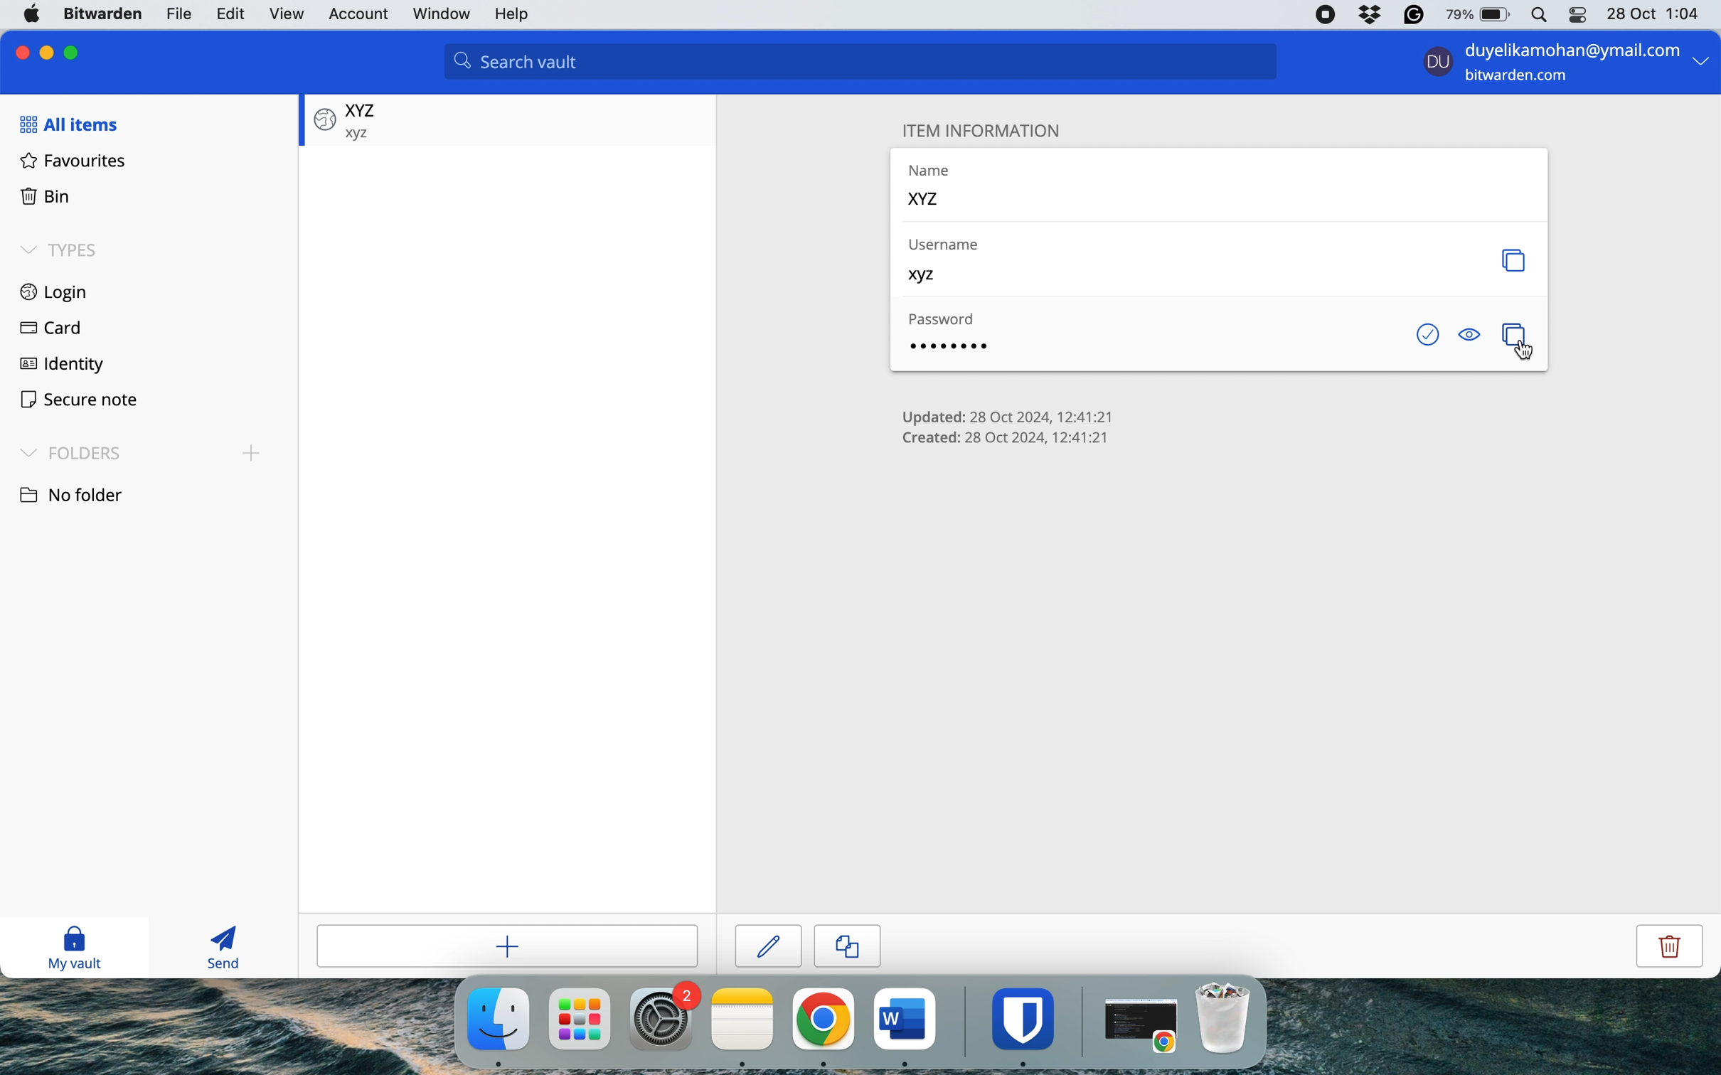 This screenshot has height=1075, width=1721. What do you see at coordinates (496, 1020) in the screenshot?
I see `finder` at bounding box center [496, 1020].